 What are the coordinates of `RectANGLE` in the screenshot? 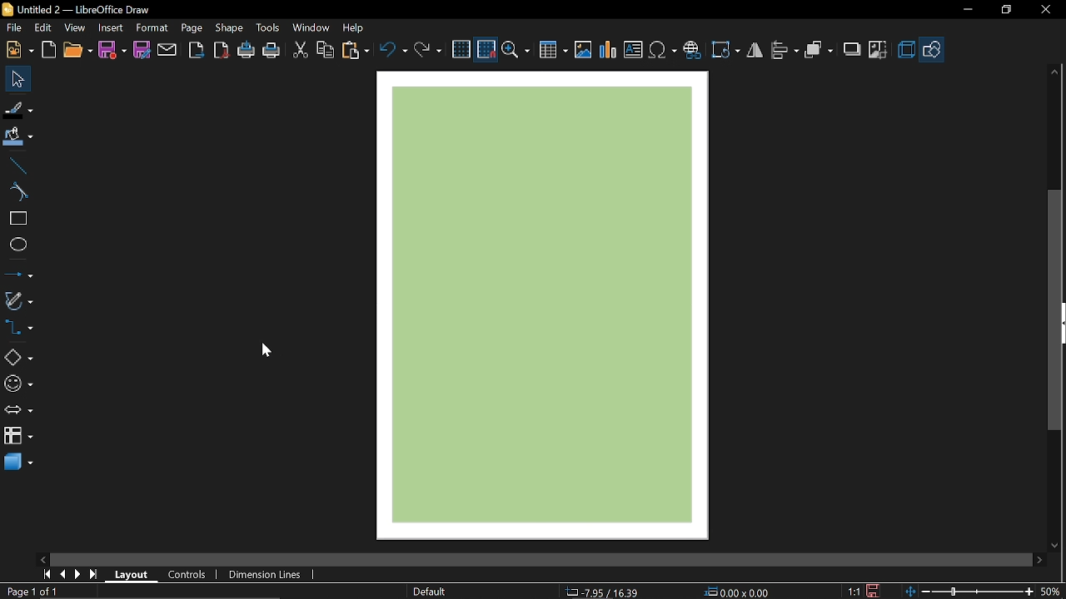 It's located at (16, 219).